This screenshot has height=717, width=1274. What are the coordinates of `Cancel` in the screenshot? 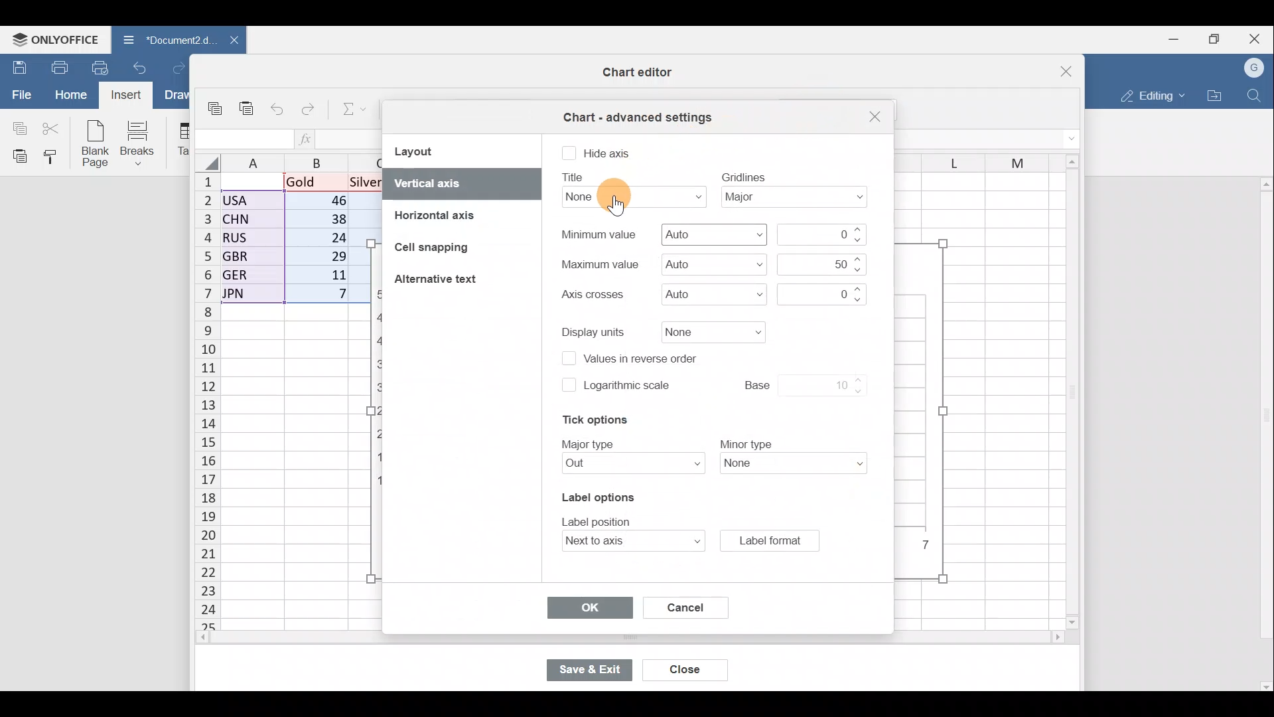 It's located at (681, 605).